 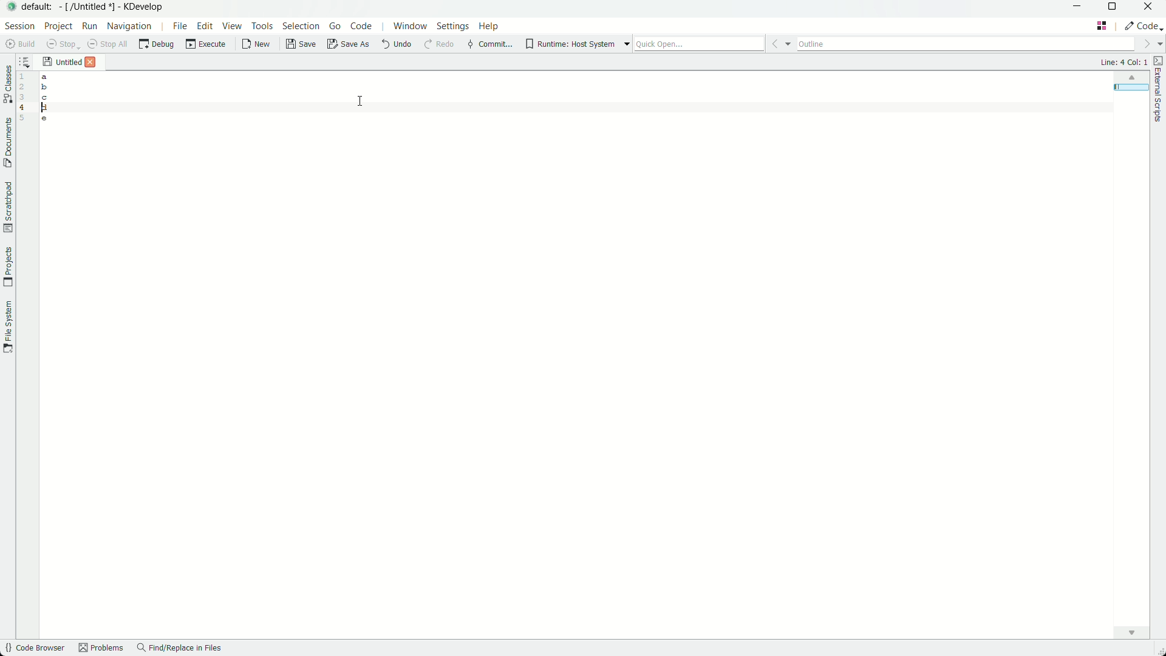 What do you see at coordinates (45, 121) in the screenshot?
I see `e` at bounding box center [45, 121].